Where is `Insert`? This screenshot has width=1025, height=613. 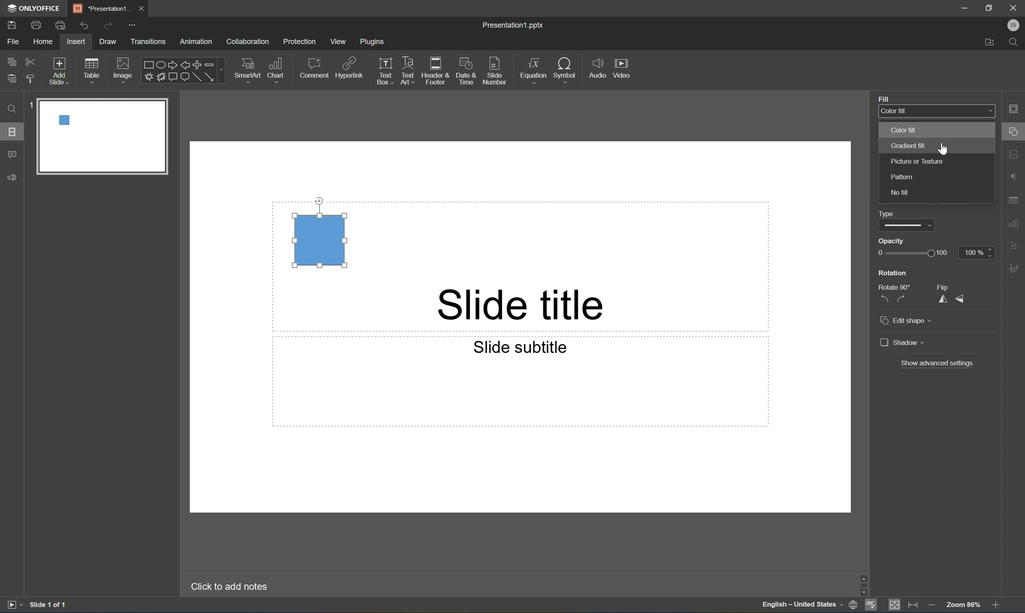
Insert is located at coordinates (76, 42).